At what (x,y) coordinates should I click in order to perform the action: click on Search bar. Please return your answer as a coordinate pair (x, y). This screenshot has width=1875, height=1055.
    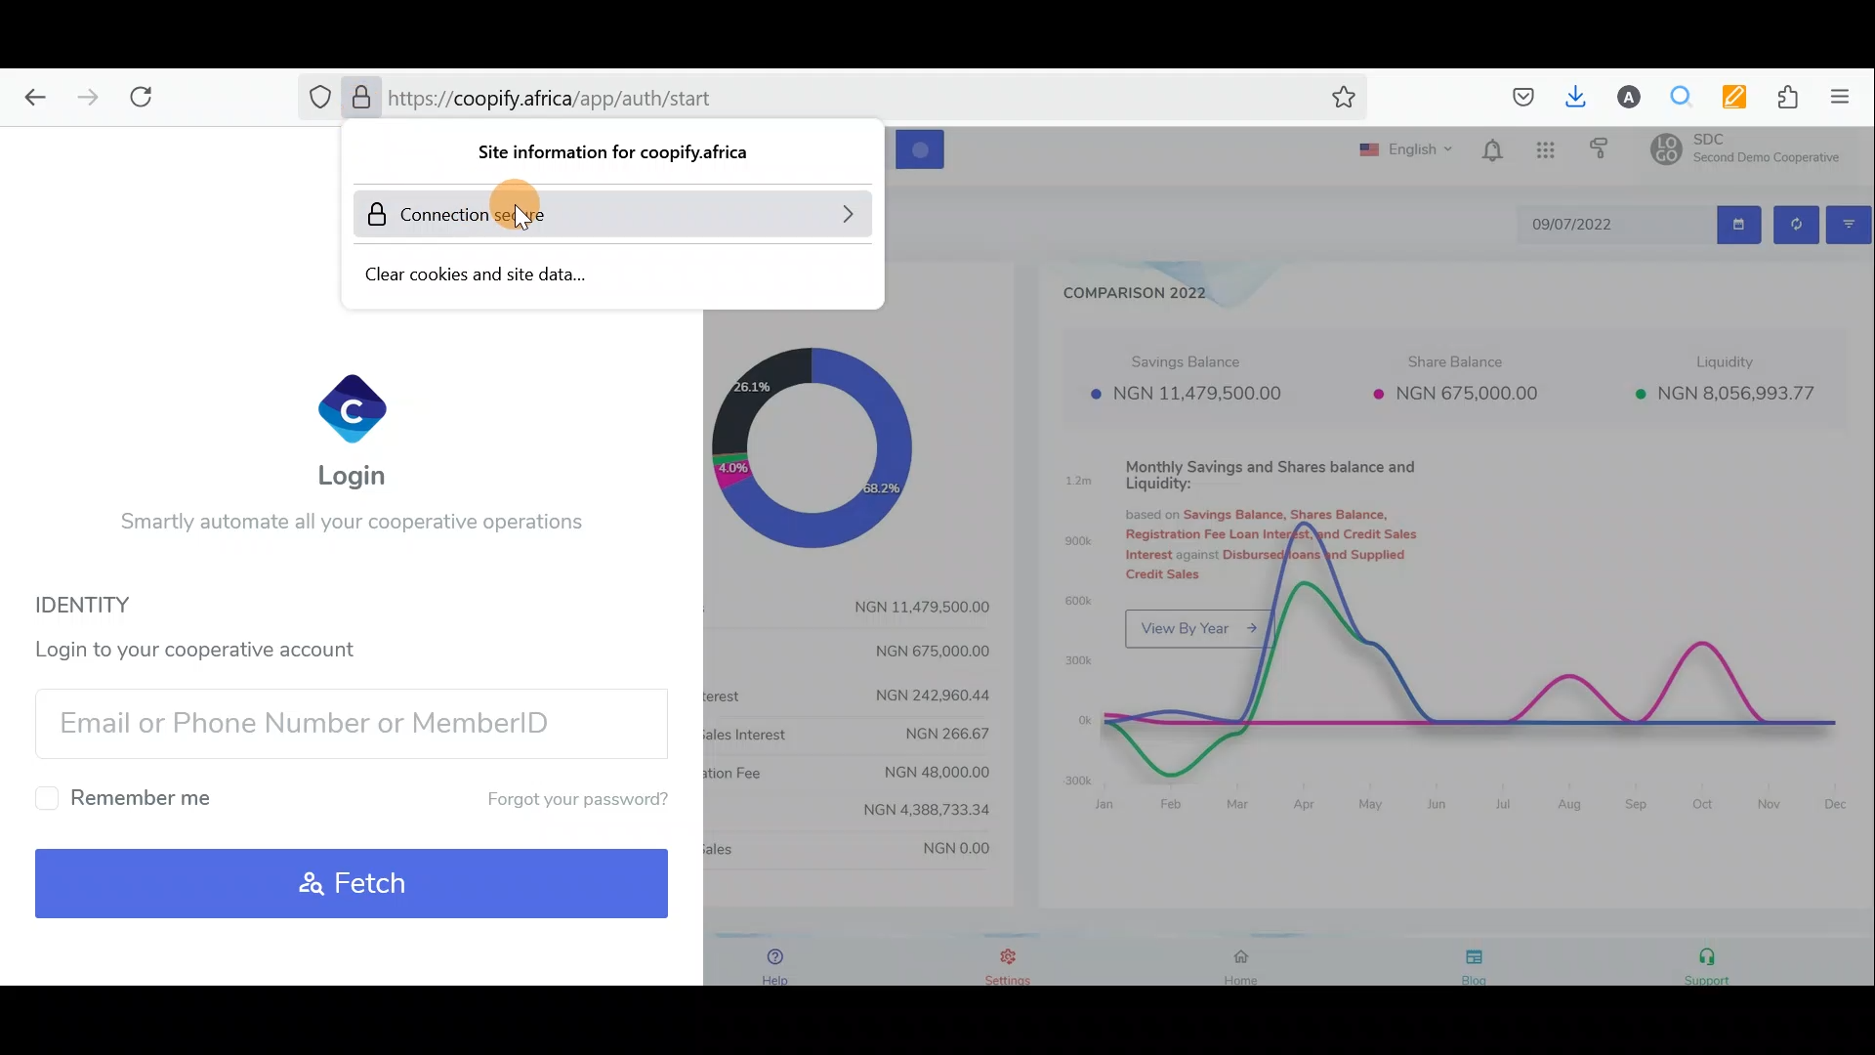
    Looking at the image, I should click on (609, 103).